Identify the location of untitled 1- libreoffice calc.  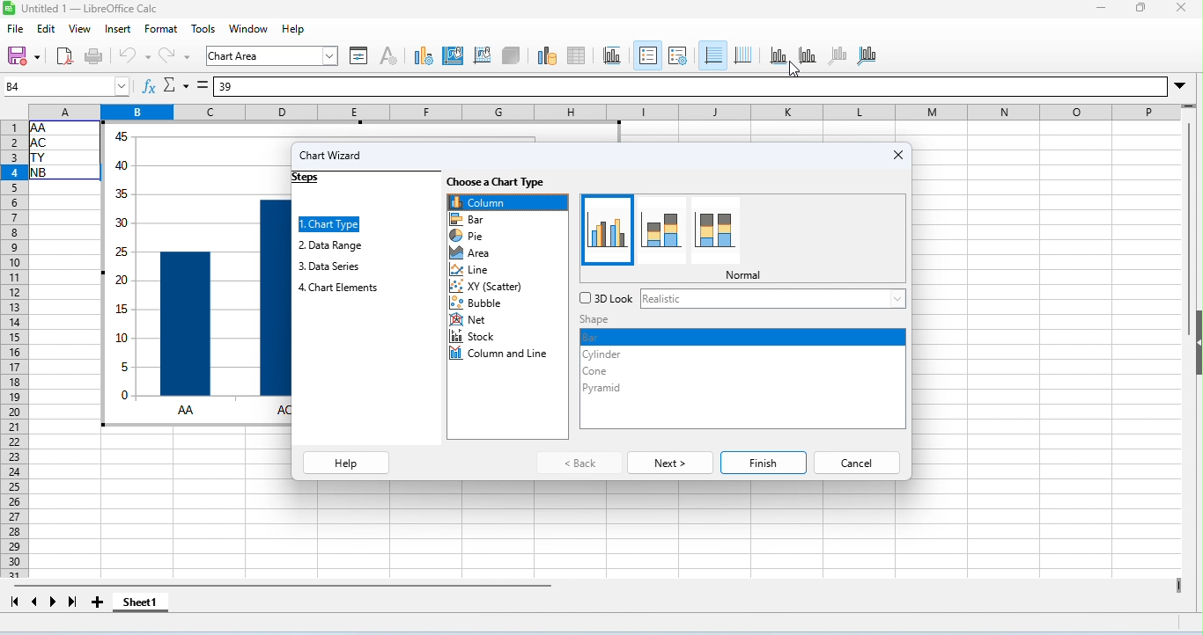
(81, 10).